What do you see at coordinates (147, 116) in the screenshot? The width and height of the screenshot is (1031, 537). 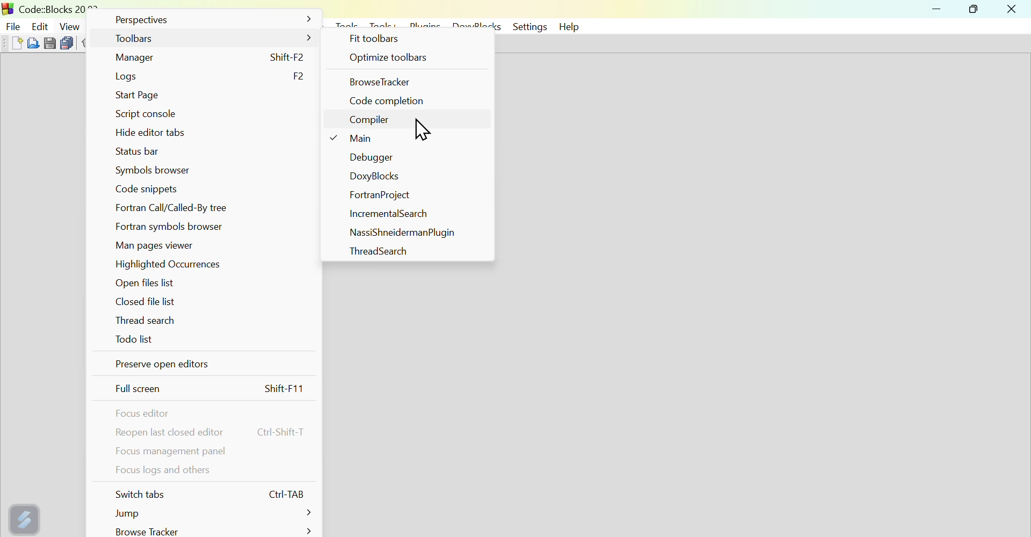 I see `Script console` at bounding box center [147, 116].